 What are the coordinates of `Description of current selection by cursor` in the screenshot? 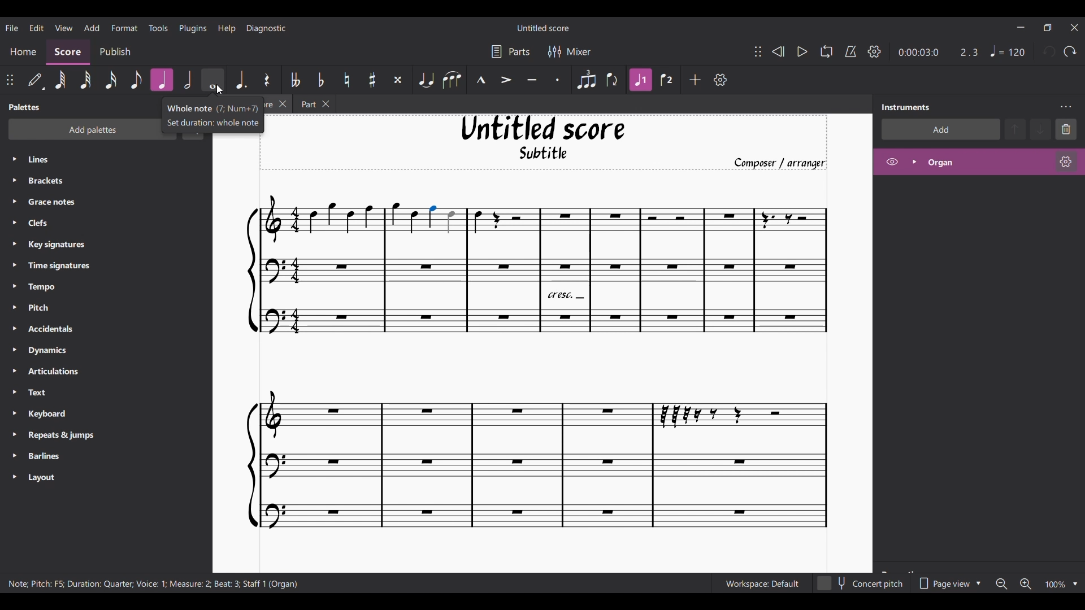 It's located at (216, 114).